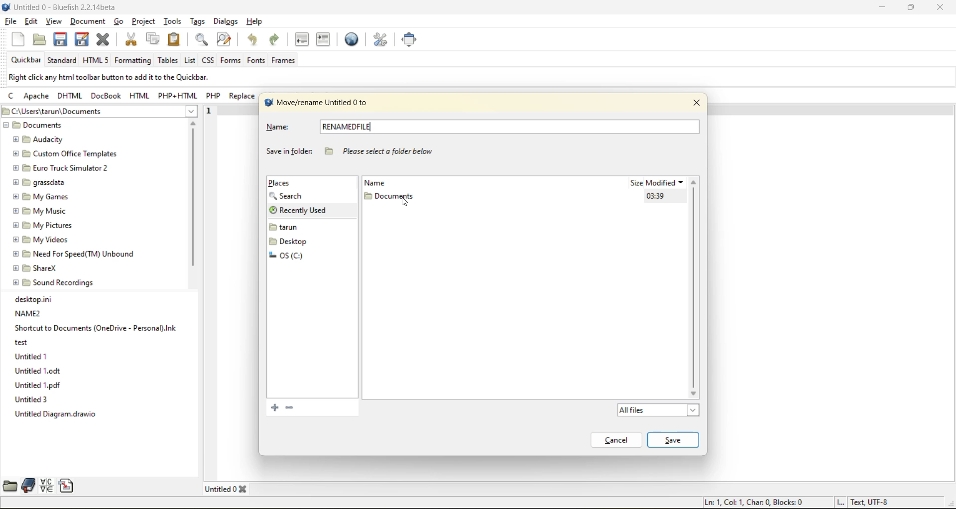 The image size is (956, 509). I want to click on replace, so click(241, 97).